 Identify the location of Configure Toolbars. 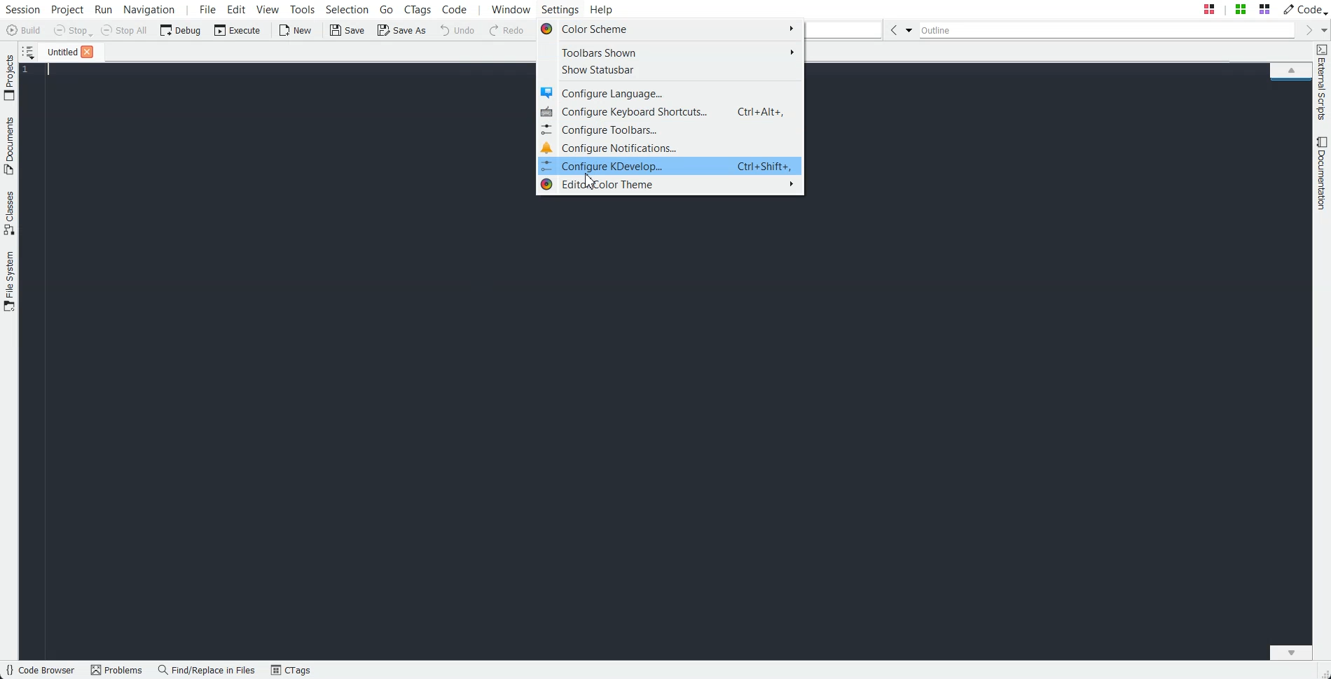
(670, 129).